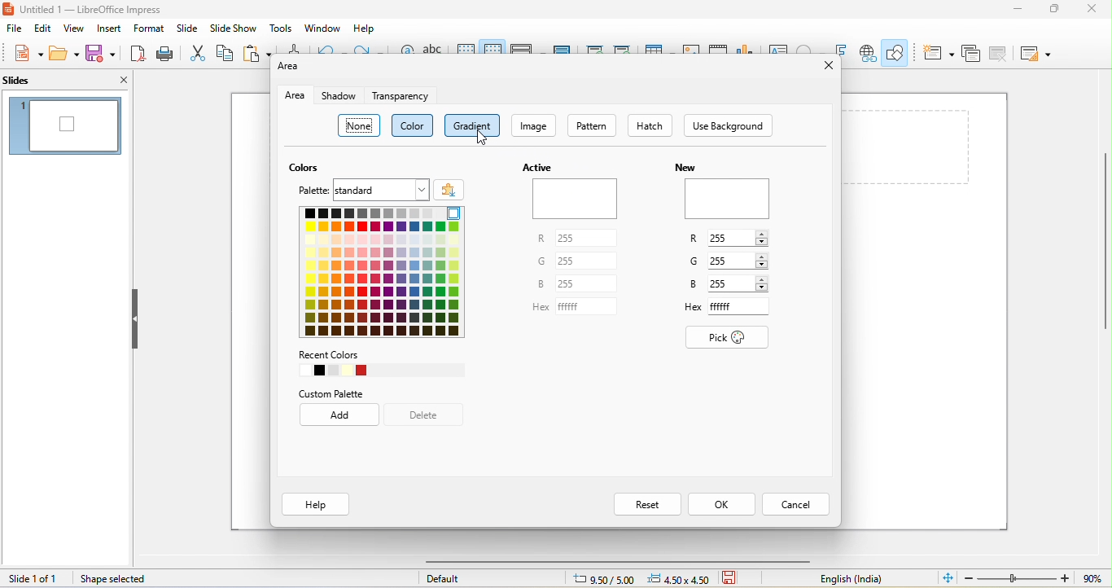  What do you see at coordinates (650, 125) in the screenshot?
I see `hatch` at bounding box center [650, 125].